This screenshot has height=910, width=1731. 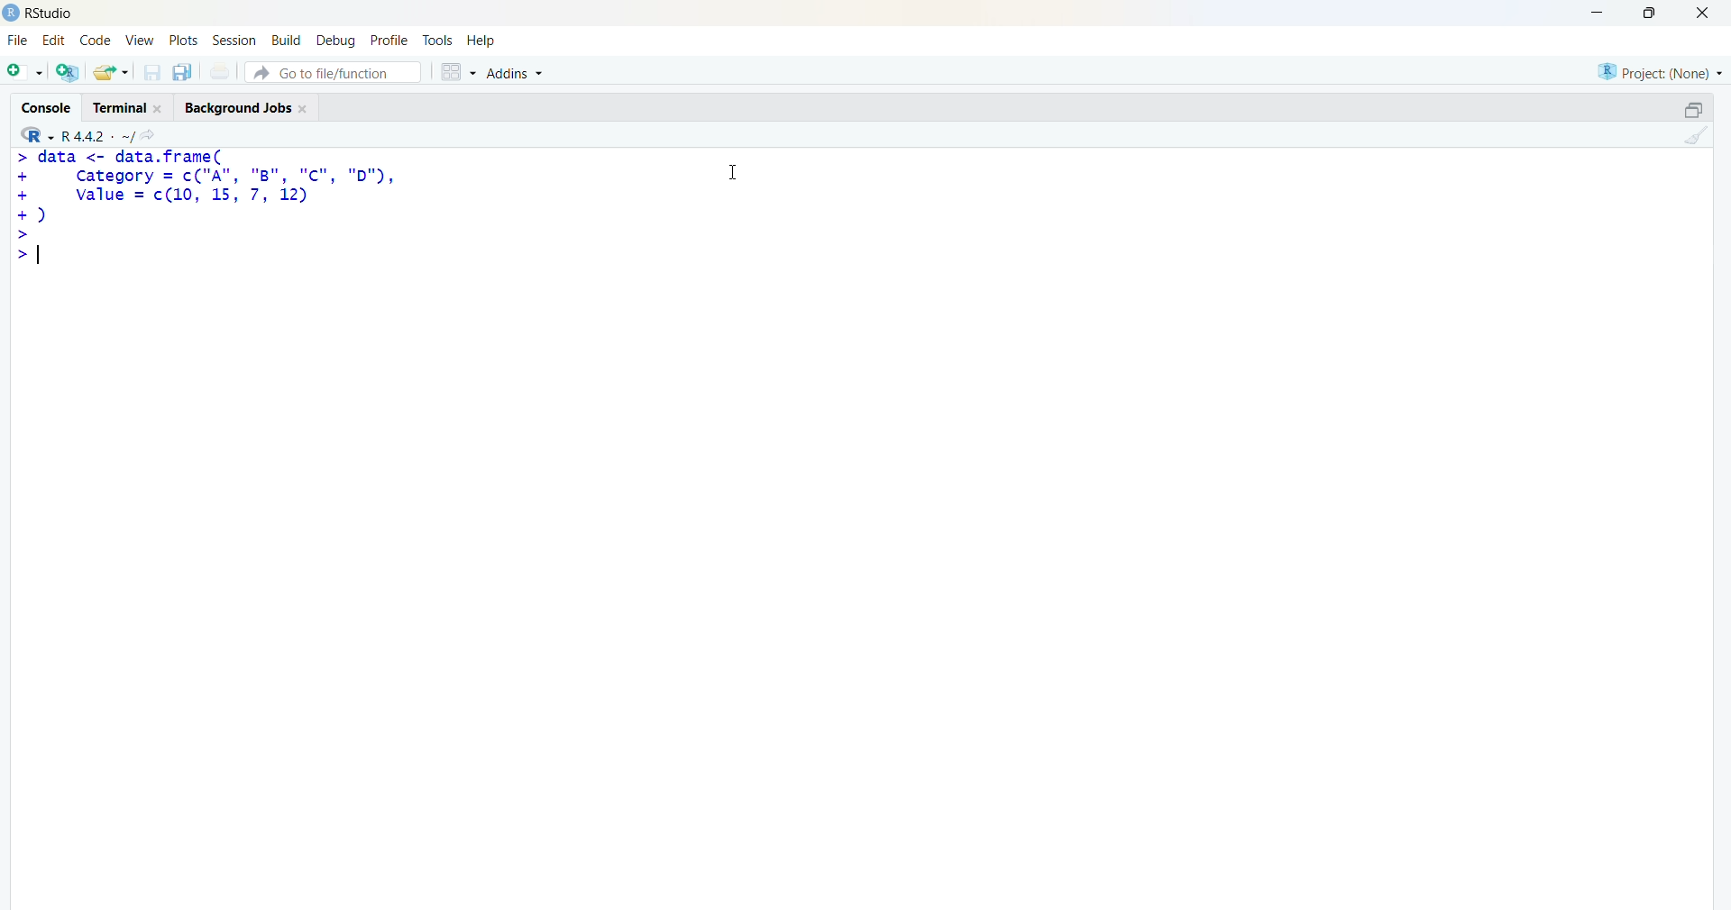 I want to click on go to directiory, so click(x=152, y=135).